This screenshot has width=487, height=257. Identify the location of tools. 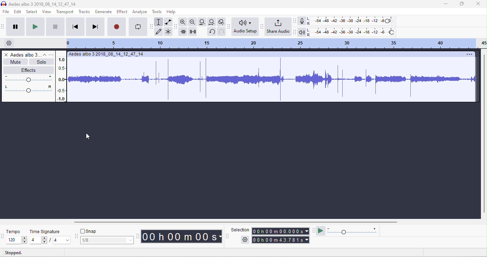
(157, 12).